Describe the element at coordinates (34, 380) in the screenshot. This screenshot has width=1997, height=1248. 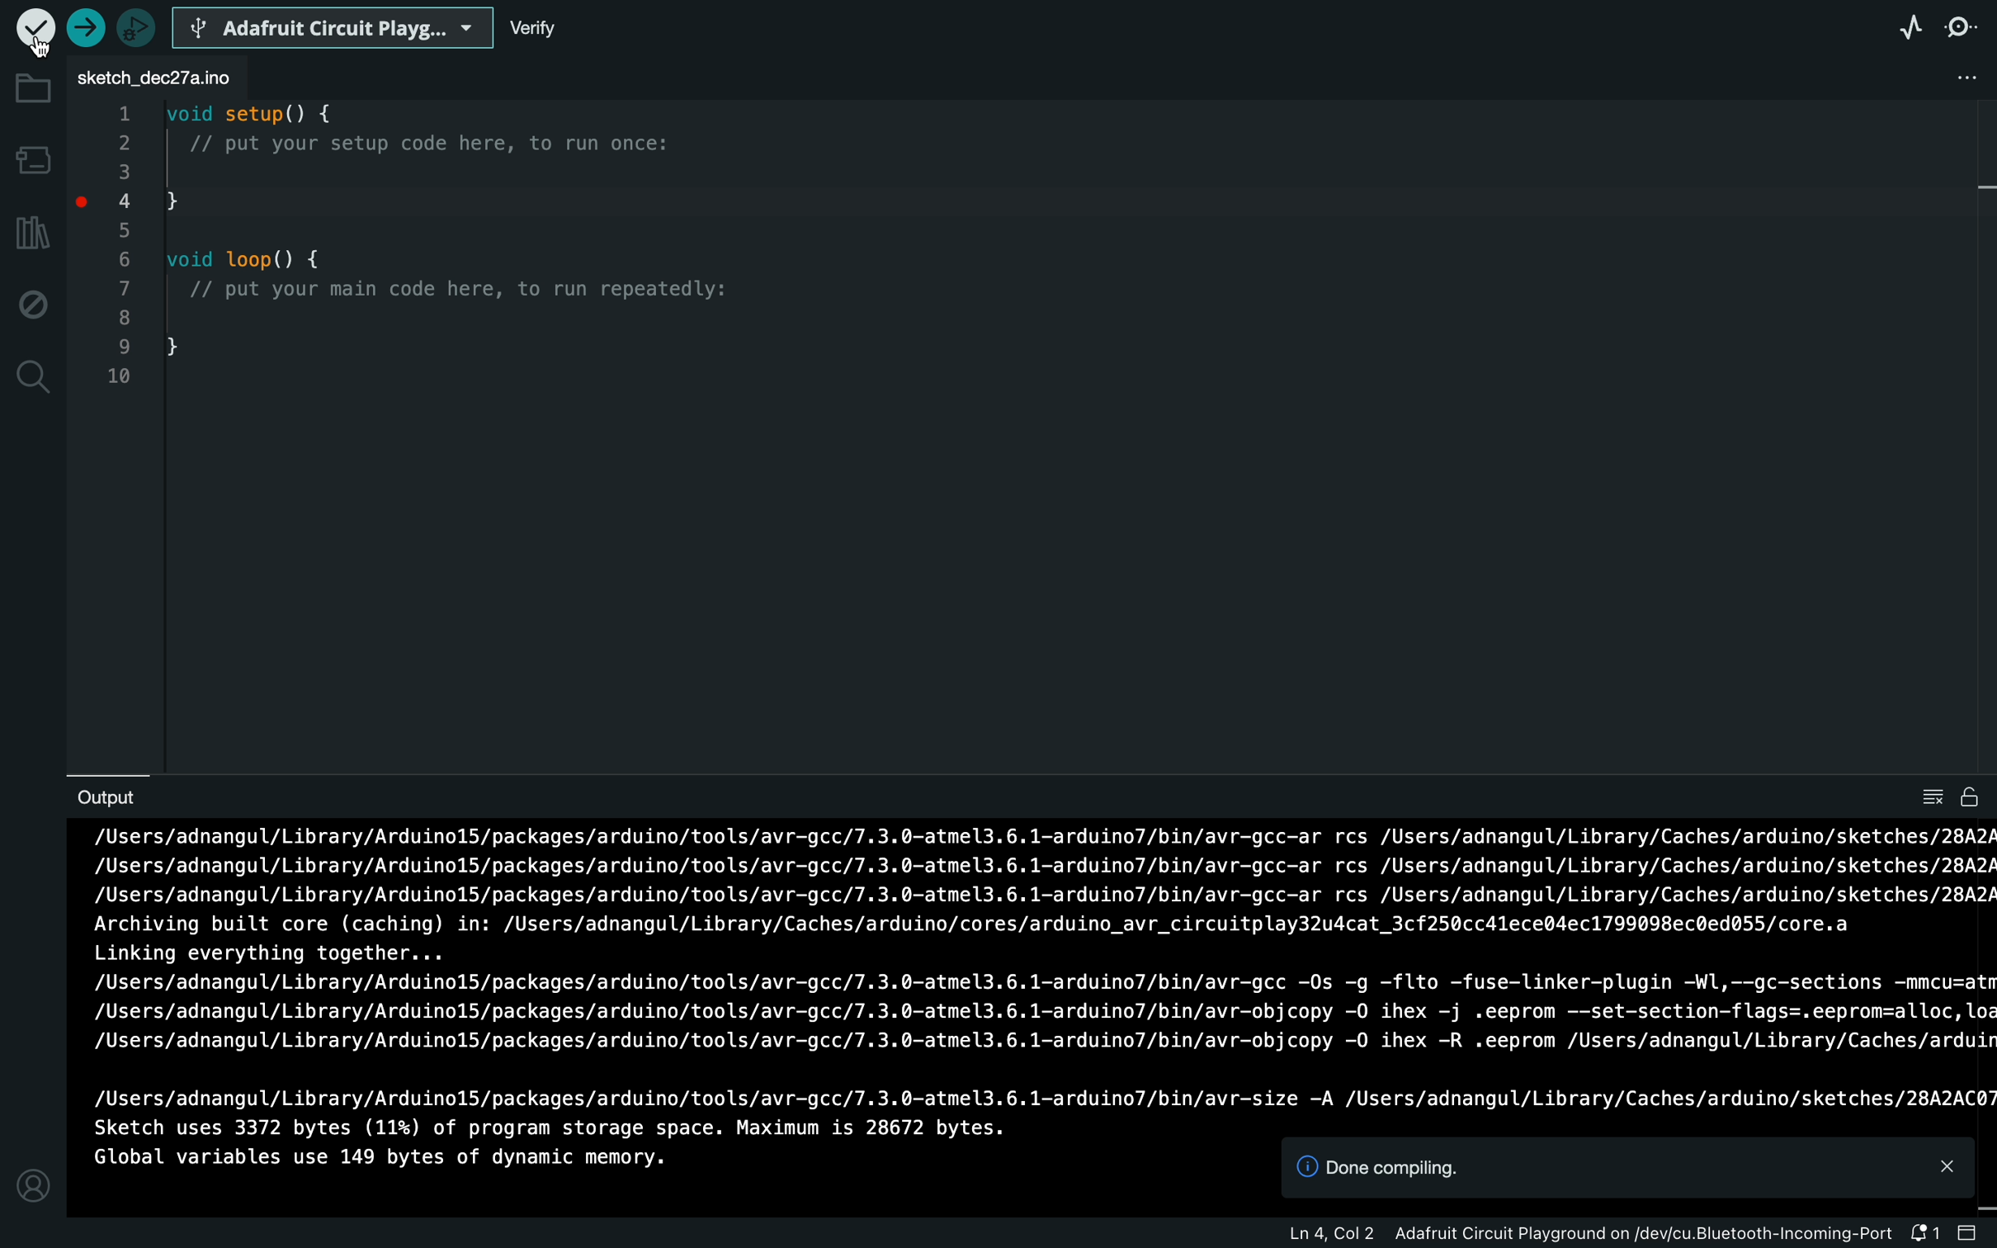
I see `search` at that location.